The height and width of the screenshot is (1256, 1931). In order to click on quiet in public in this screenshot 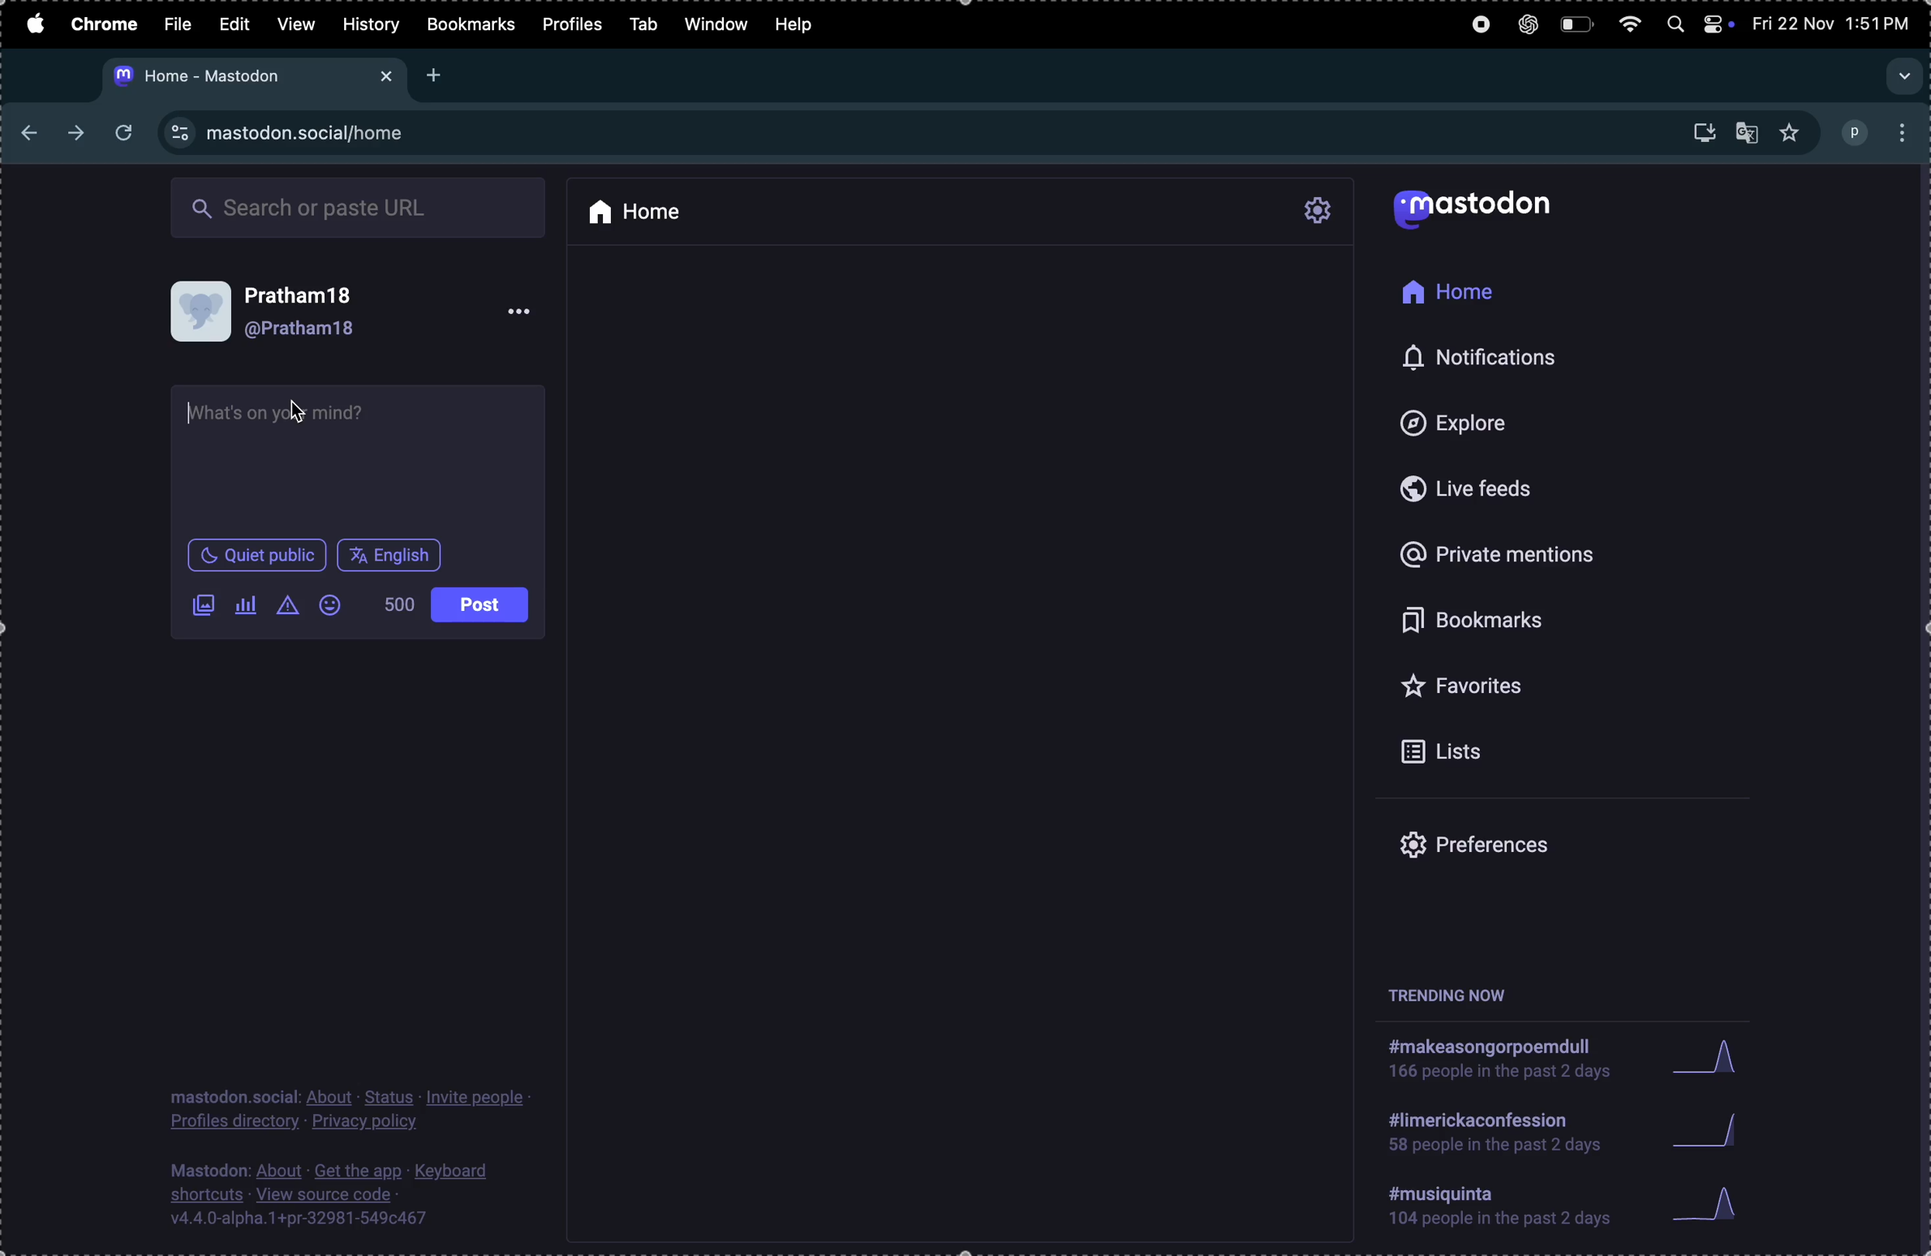, I will do `click(257, 555)`.